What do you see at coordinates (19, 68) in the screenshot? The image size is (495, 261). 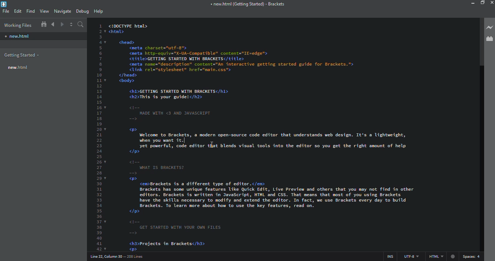 I see `new` at bounding box center [19, 68].